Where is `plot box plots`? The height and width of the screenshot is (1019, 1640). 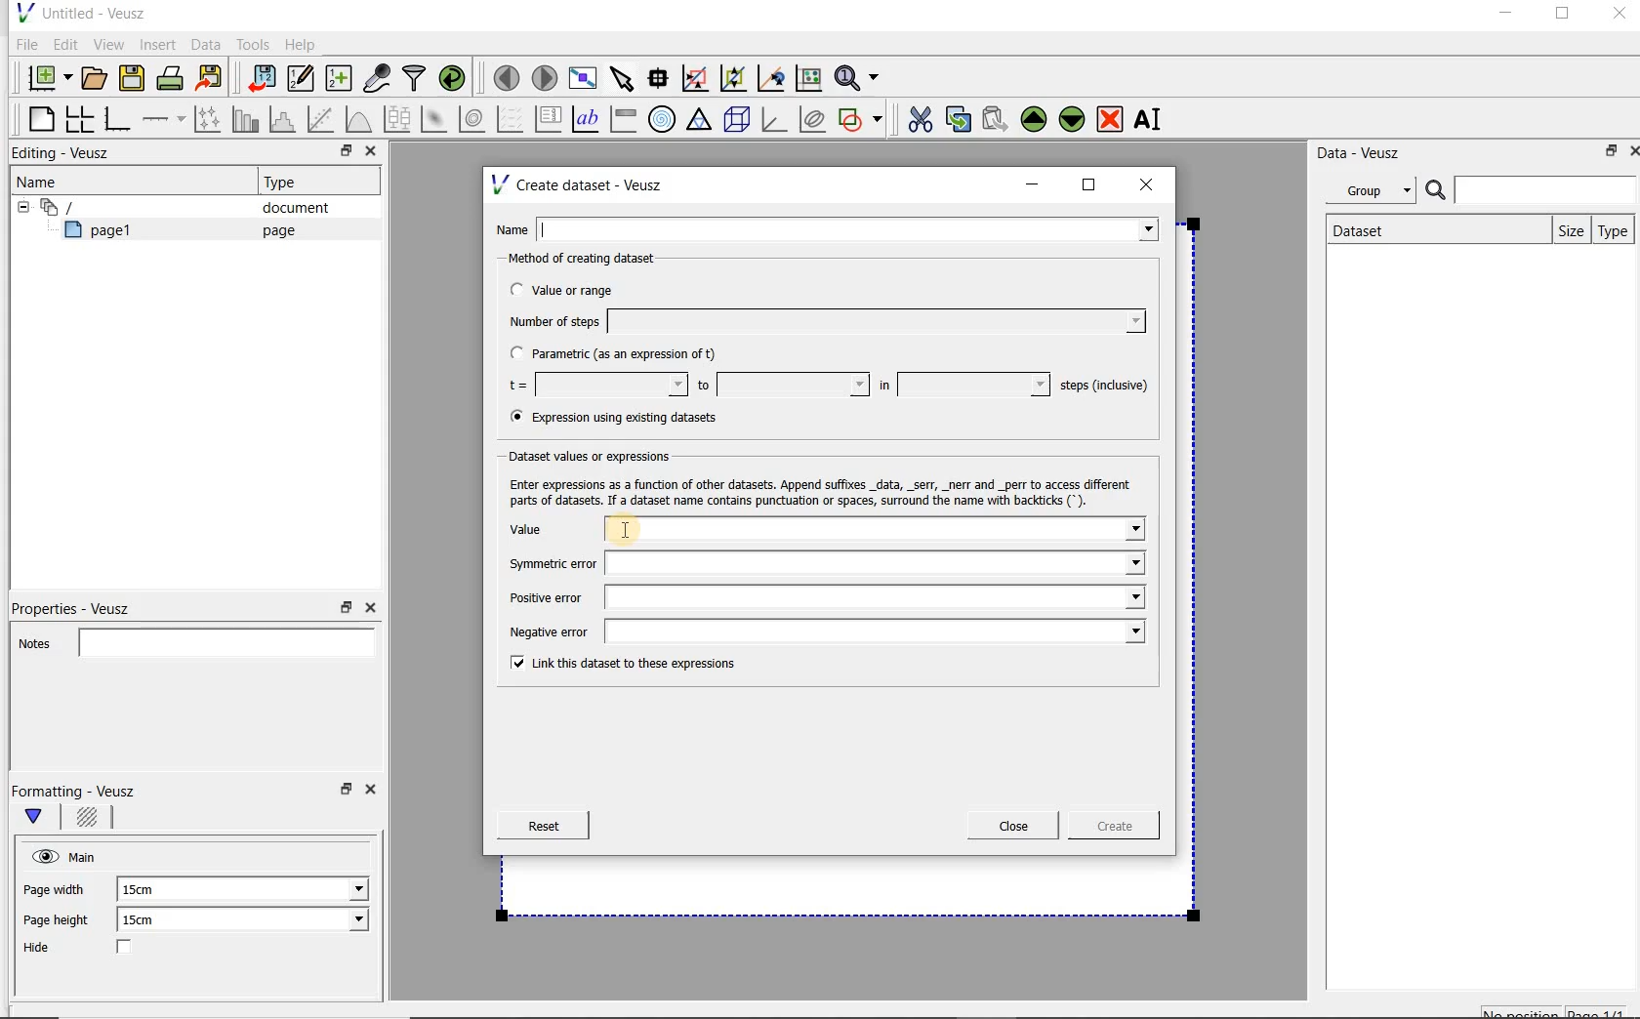
plot box plots is located at coordinates (396, 120).